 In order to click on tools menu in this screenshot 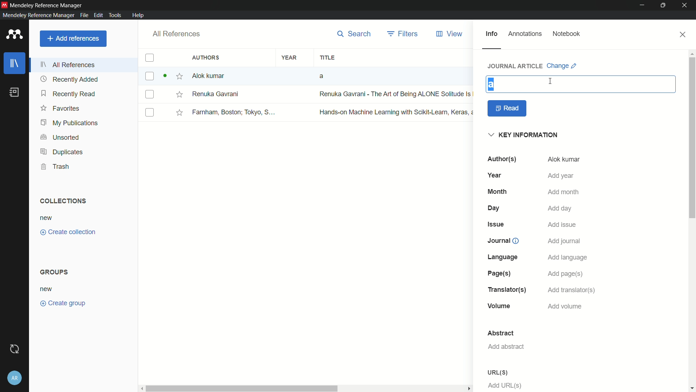, I will do `click(114, 15)`.